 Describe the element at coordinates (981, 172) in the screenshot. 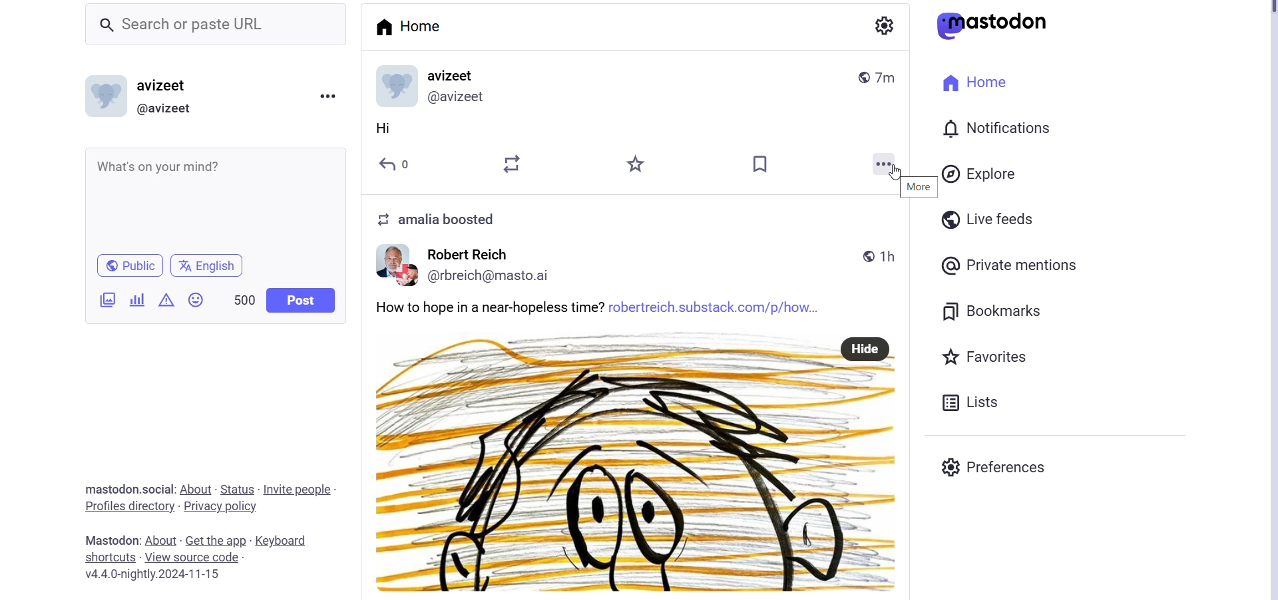

I see `Explore` at that location.